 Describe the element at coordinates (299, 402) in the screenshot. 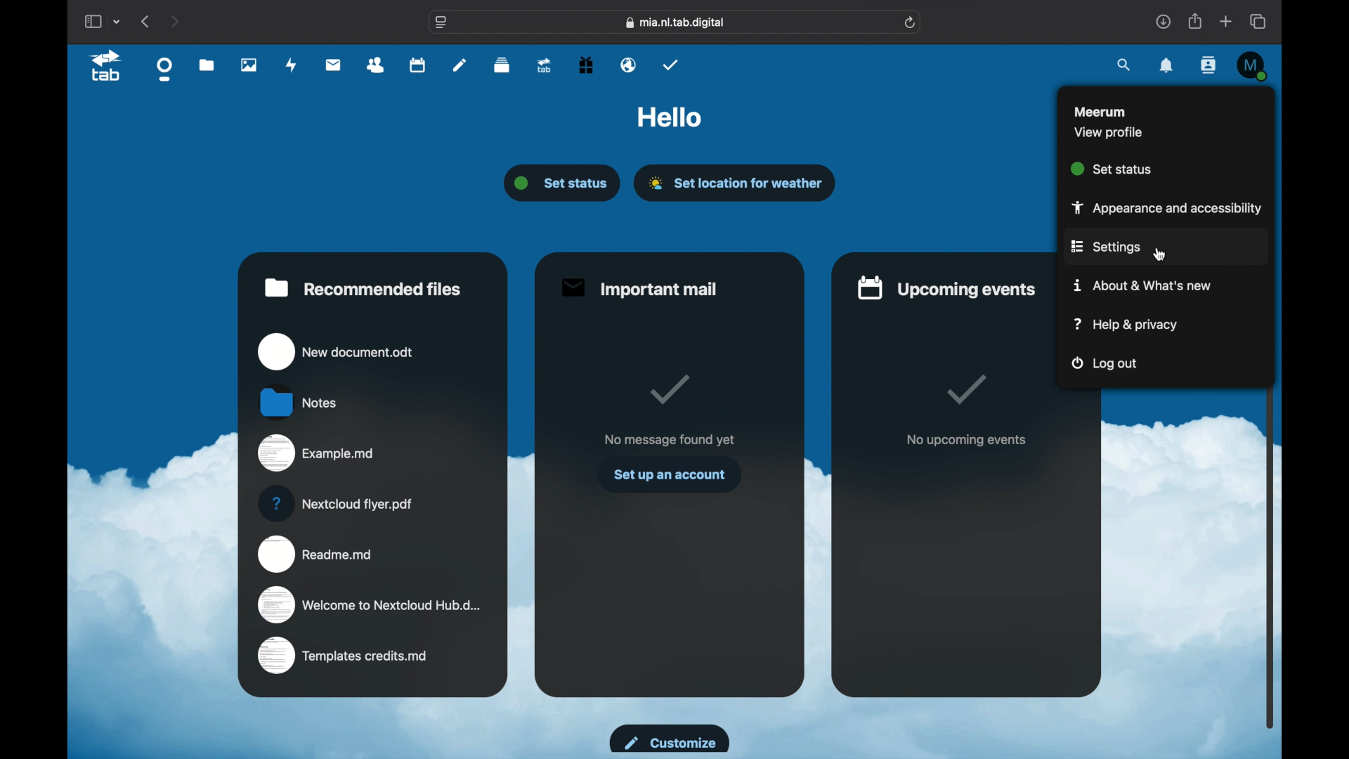

I see `notes` at that location.